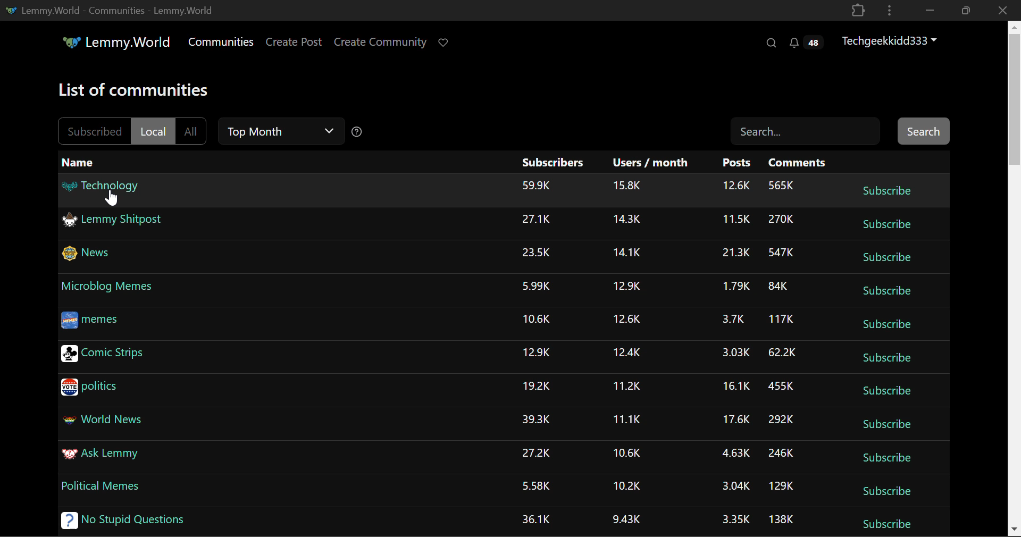  I want to click on Notifications, so click(805, 43).